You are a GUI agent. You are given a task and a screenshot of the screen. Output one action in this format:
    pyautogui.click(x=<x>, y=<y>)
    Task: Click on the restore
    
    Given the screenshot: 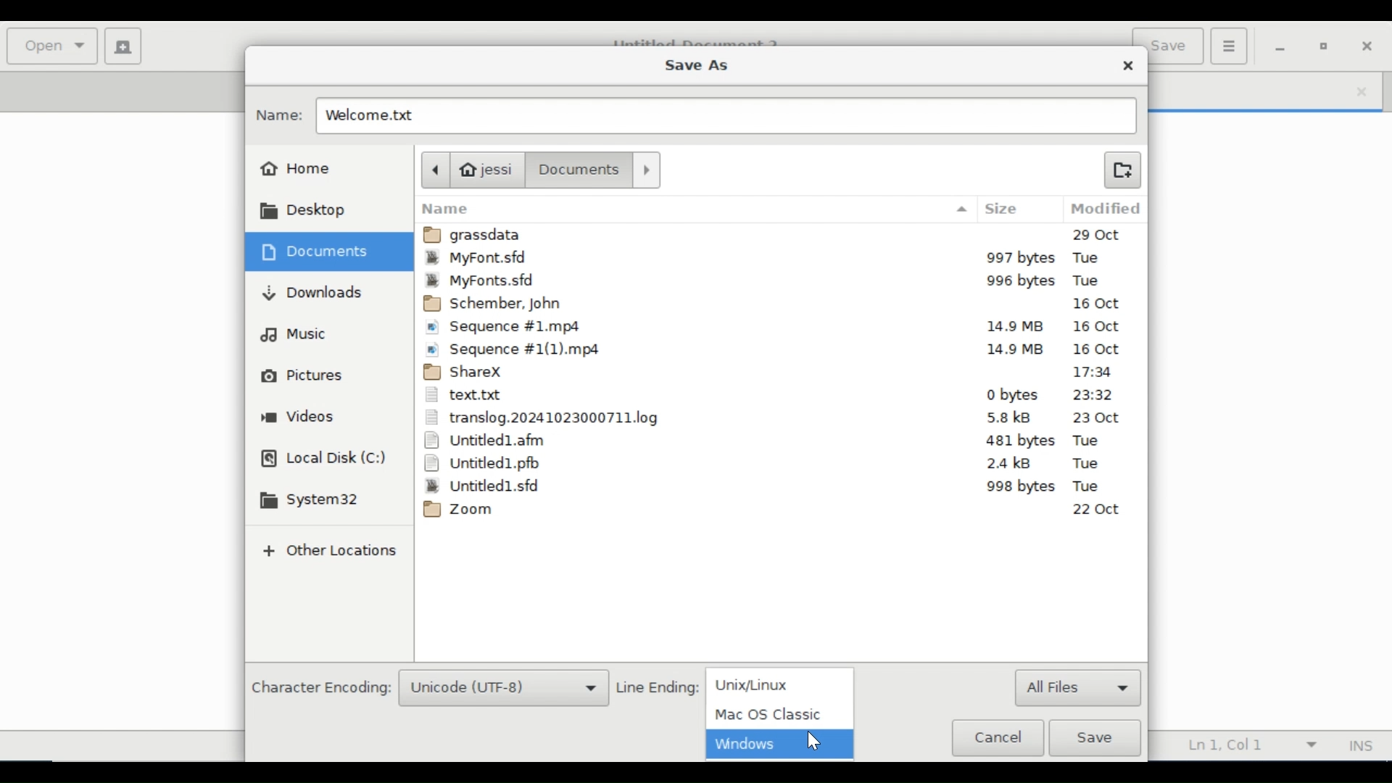 What is the action you would take?
    pyautogui.click(x=1325, y=47)
    